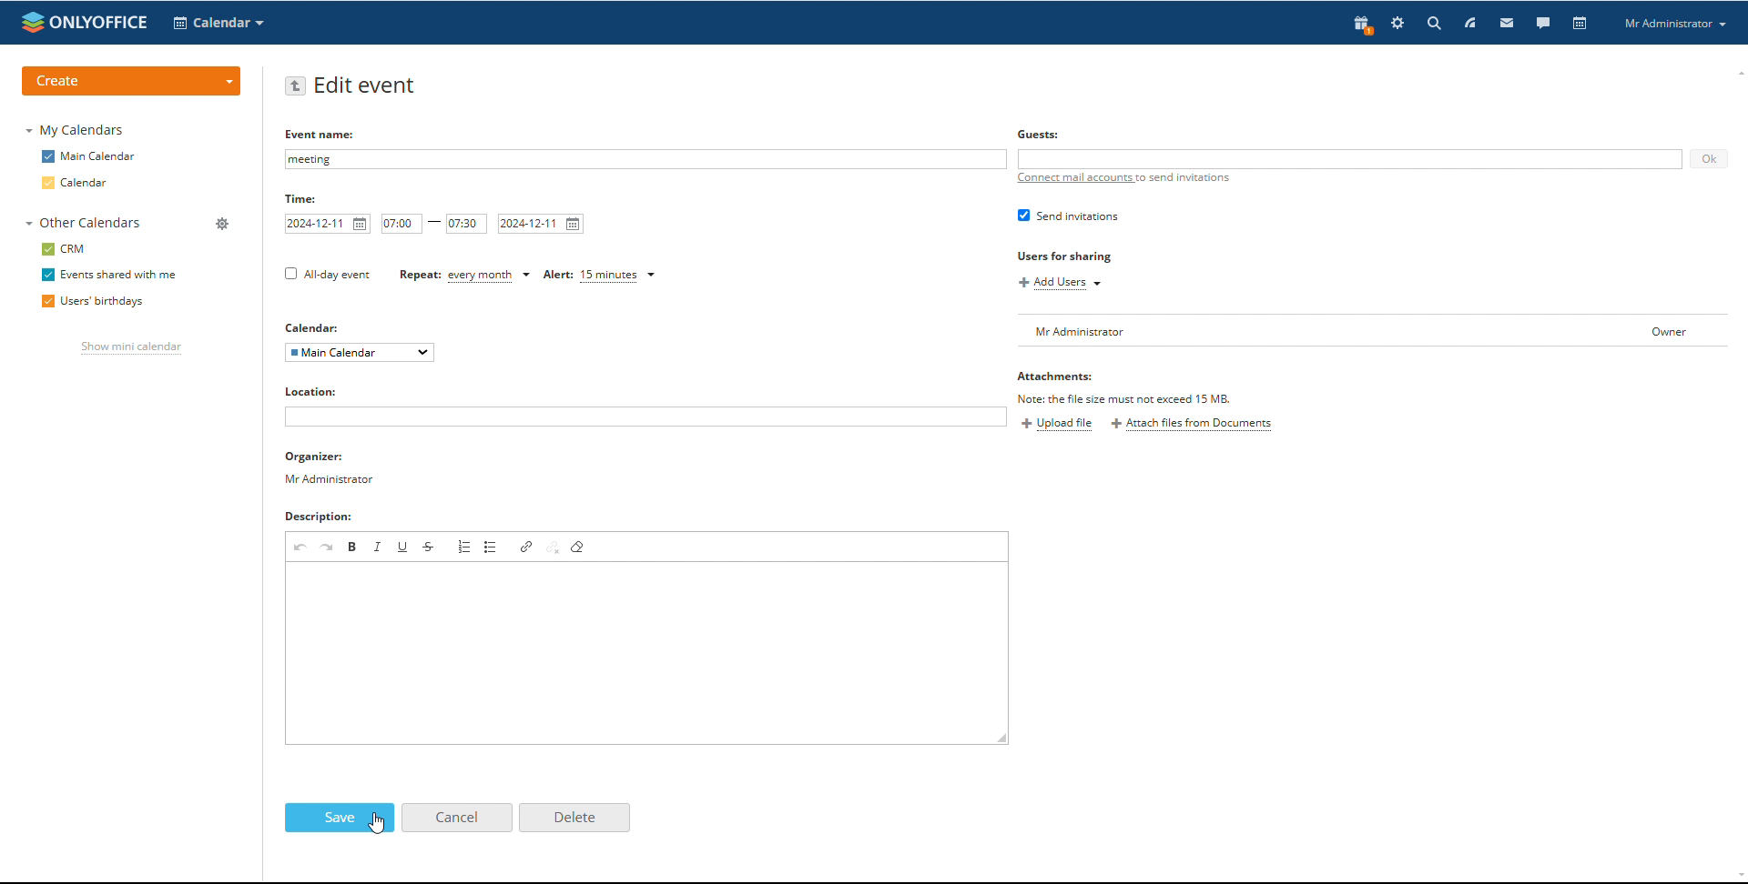 The width and height of the screenshot is (1748, 884). What do you see at coordinates (361, 352) in the screenshot?
I see `select calendar` at bounding box center [361, 352].